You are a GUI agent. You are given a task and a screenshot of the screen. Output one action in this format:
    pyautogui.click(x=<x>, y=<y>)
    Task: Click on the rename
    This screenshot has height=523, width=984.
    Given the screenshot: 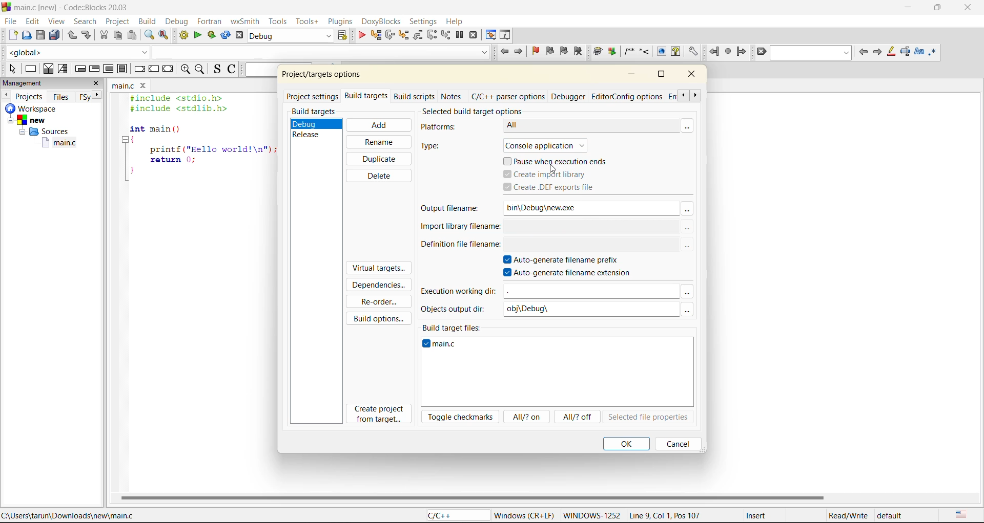 What is the action you would take?
    pyautogui.click(x=377, y=142)
    